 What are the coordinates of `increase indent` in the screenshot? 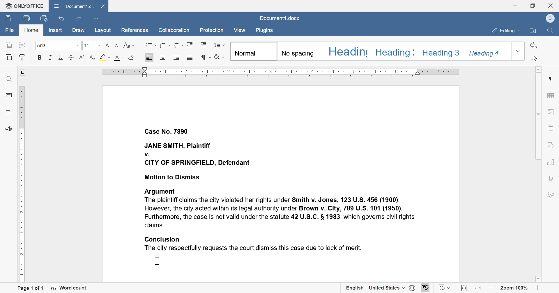 It's located at (204, 45).